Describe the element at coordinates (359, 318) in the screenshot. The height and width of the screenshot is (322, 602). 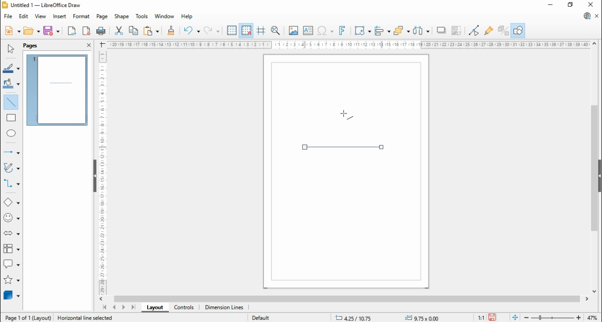
I see `-21.10/14.59` at that location.